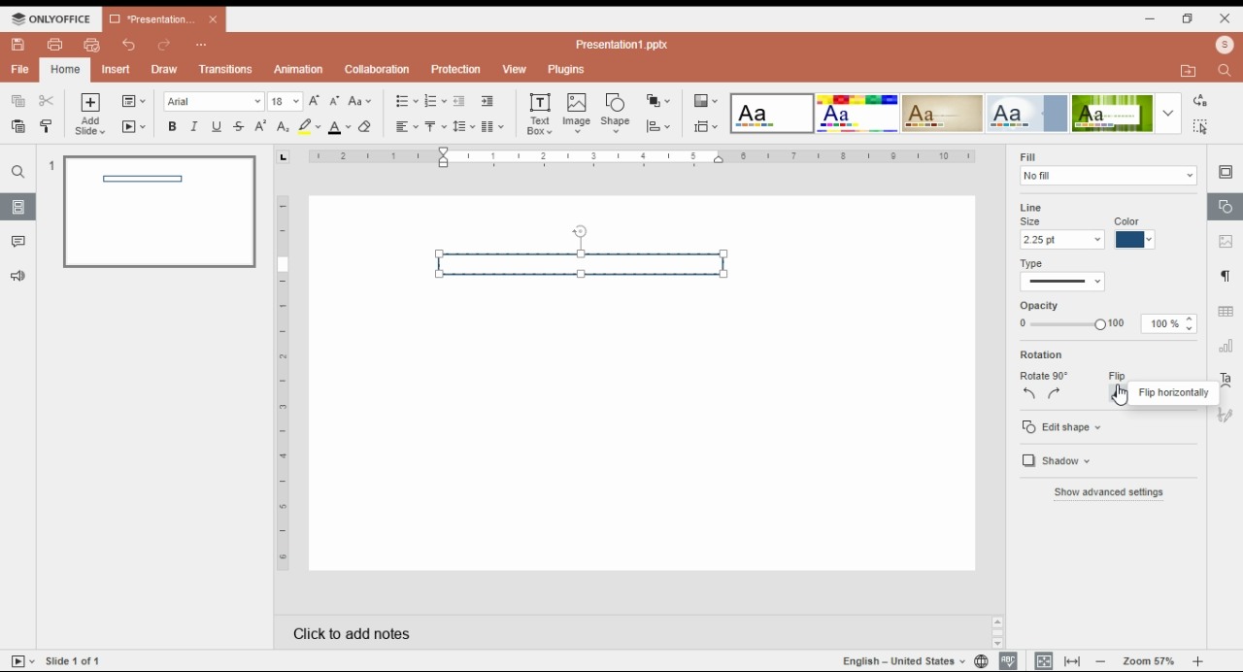 Image resolution: width=1243 pixels, height=672 pixels. What do you see at coordinates (1055, 393) in the screenshot?
I see `rotate 90 clockwise` at bounding box center [1055, 393].